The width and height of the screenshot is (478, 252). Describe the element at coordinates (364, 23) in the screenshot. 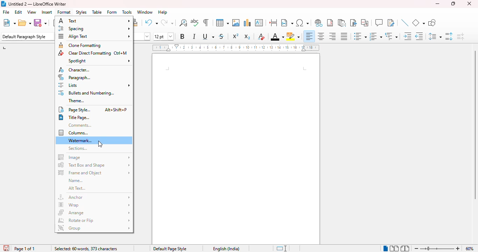

I see `insert cross-reference` at that location.